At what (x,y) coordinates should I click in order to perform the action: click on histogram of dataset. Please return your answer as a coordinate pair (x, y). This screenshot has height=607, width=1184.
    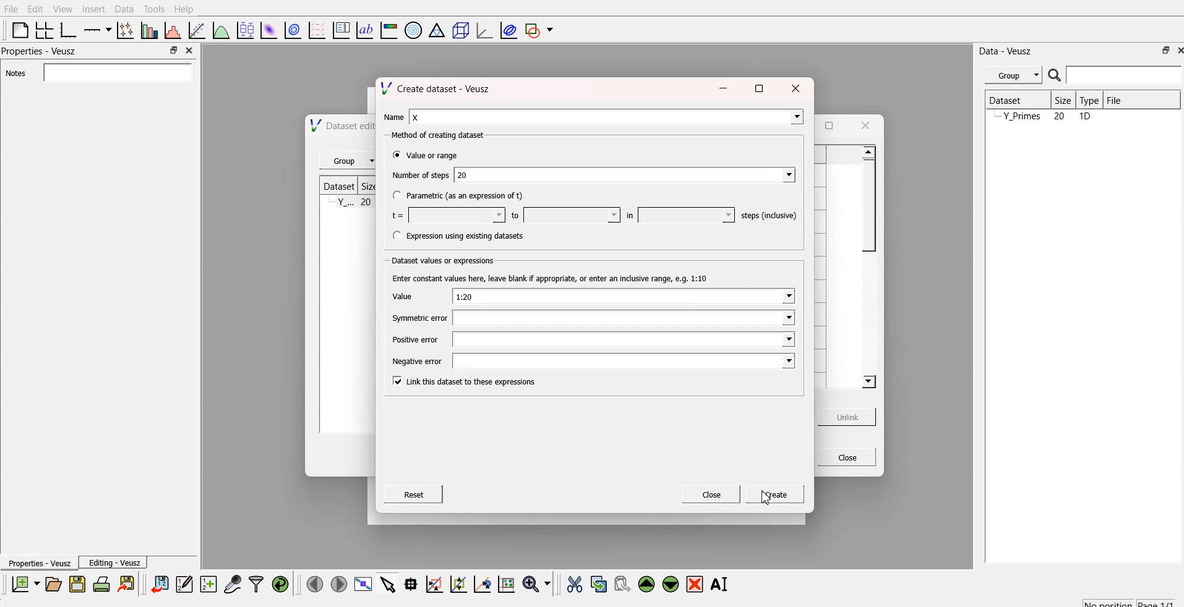
    Looking at the image, I should click on (172, 31).